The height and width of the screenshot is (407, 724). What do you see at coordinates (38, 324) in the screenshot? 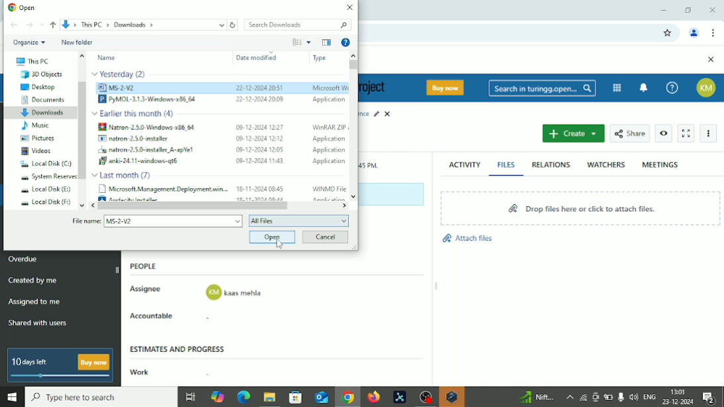
I see `Shared with users` at bounding box center [38, 324].